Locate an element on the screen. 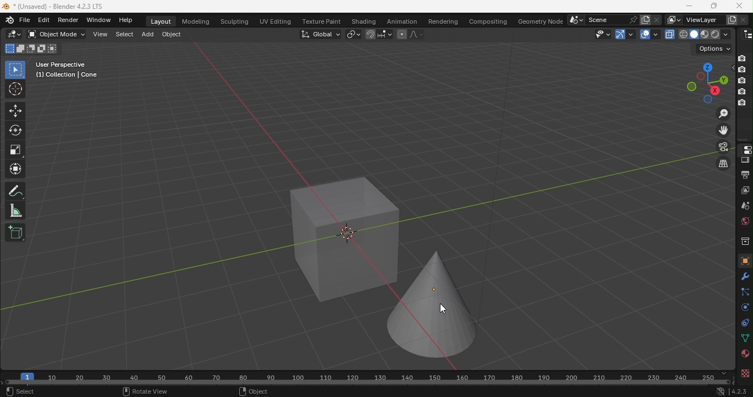 Image resolution: width=753 pixels, height=397 pixels. Rotate the view is located at coordinates (691, 87).